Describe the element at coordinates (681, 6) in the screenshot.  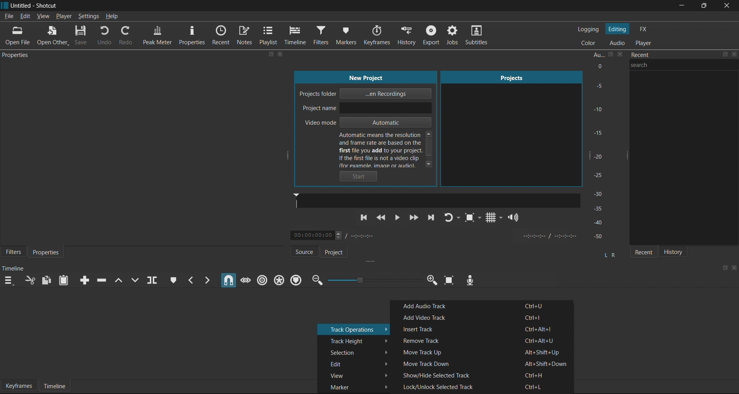
I see `minimize` at that location.